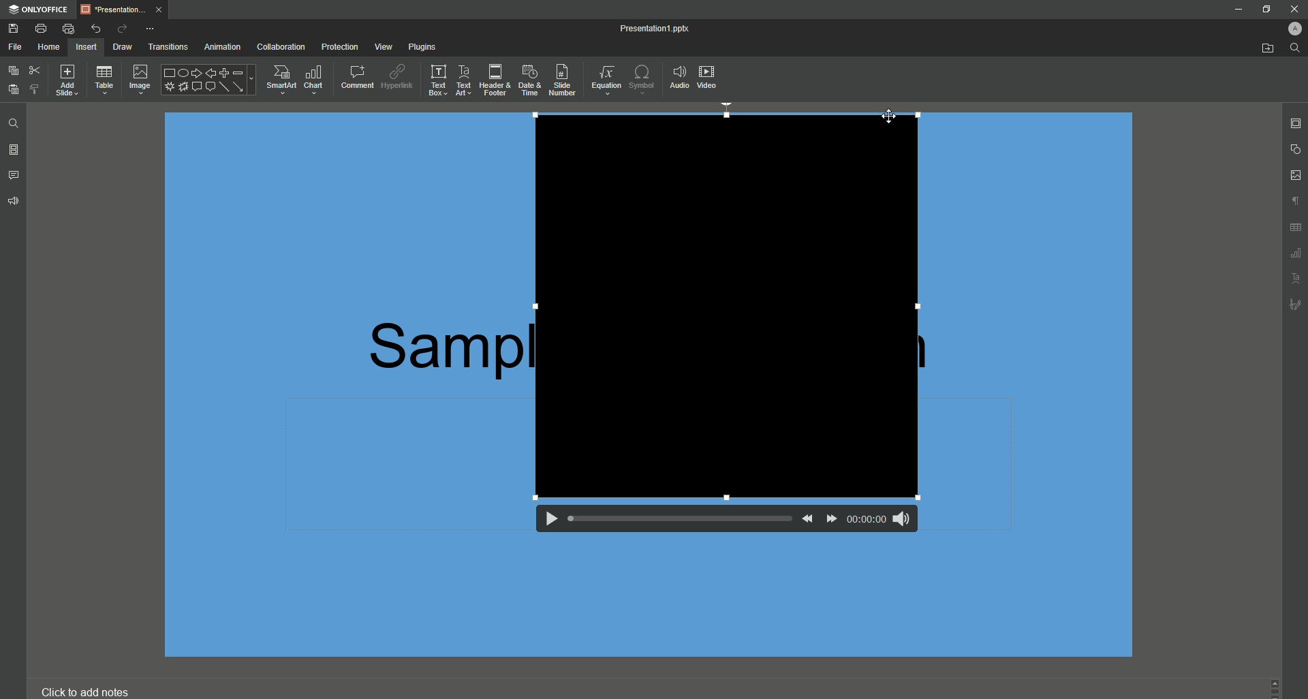  What do you see at coordinates (15, 176) in the screenshot?
I see `Comments` at bounding box center [15, 176].